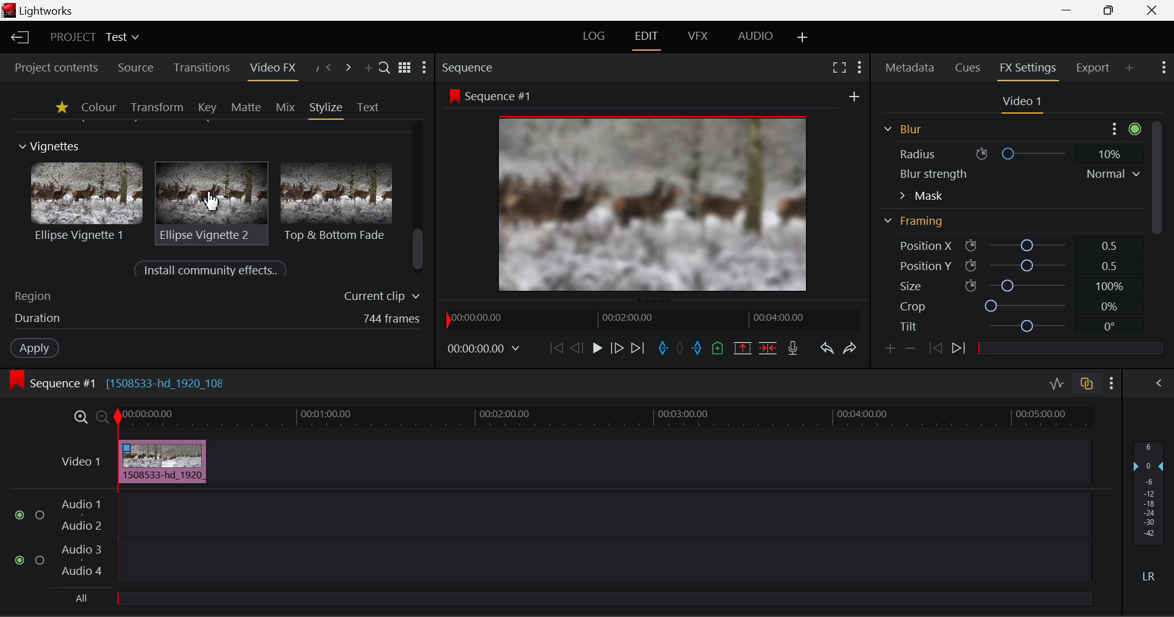 Image resolution: width=1174 pixels, height=617 pixels. Describe the element at coordinates (959, 351) in the screenshot. I see `Next keyframe` at that location.